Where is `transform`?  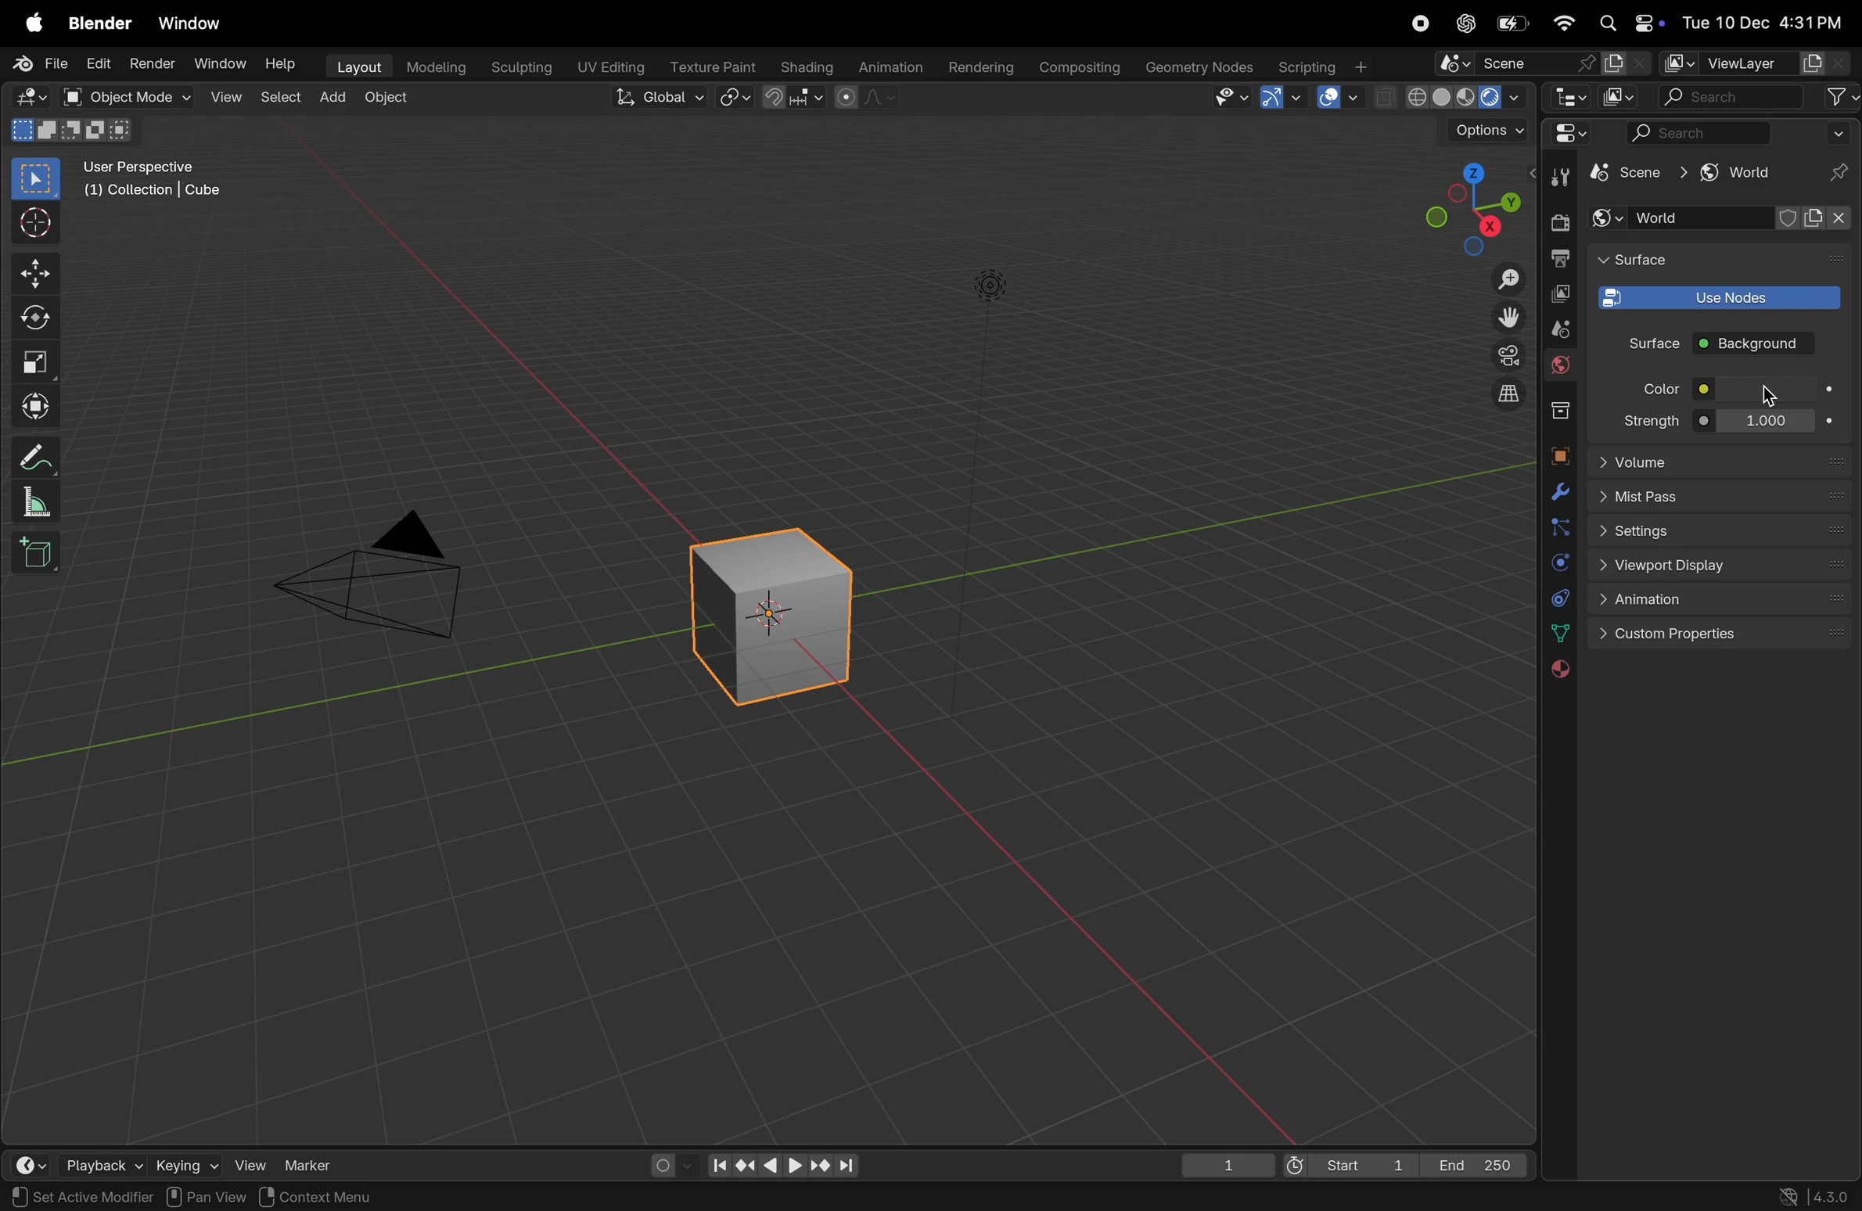
transform is located at coordinates (39, 319).